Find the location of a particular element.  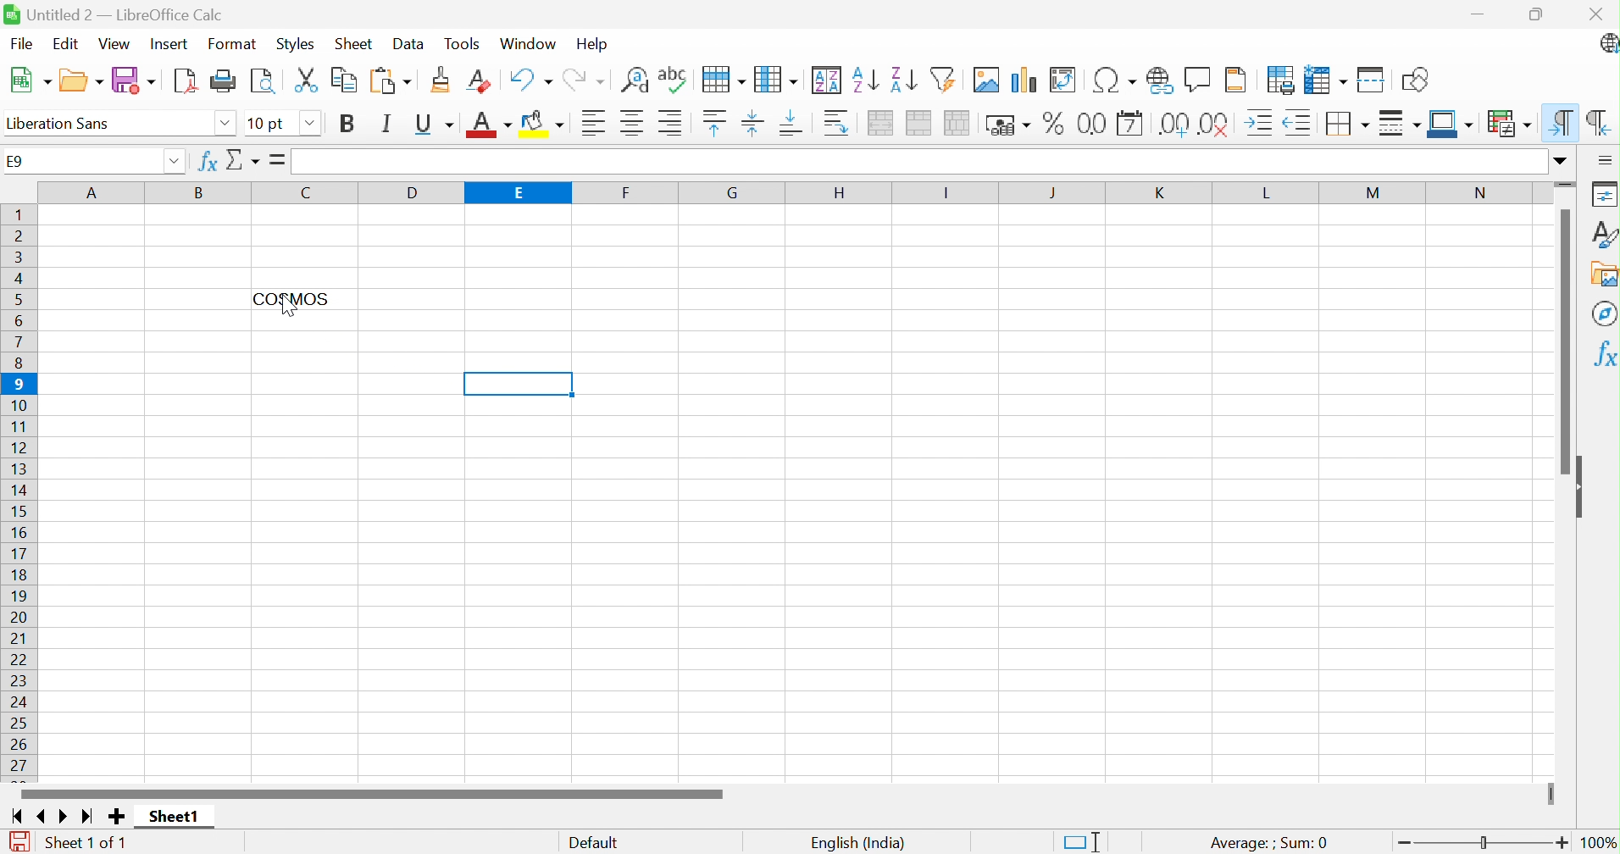

Delete decimal place is located at coordinates (1214, 124).